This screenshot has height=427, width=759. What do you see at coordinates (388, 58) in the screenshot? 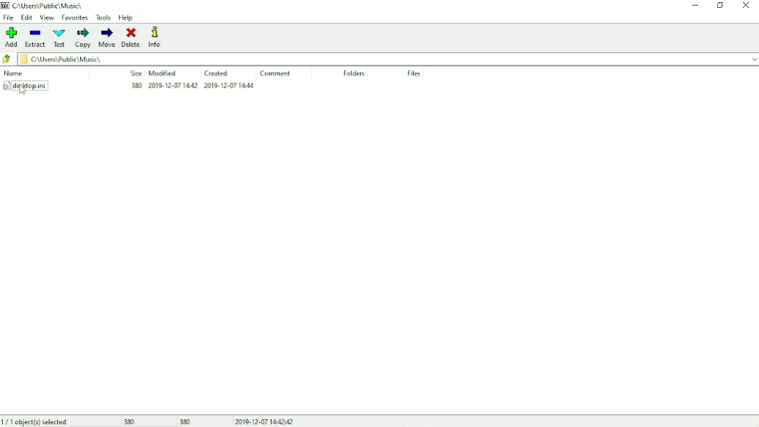
I see `File location` at bounding box center [388, 58].